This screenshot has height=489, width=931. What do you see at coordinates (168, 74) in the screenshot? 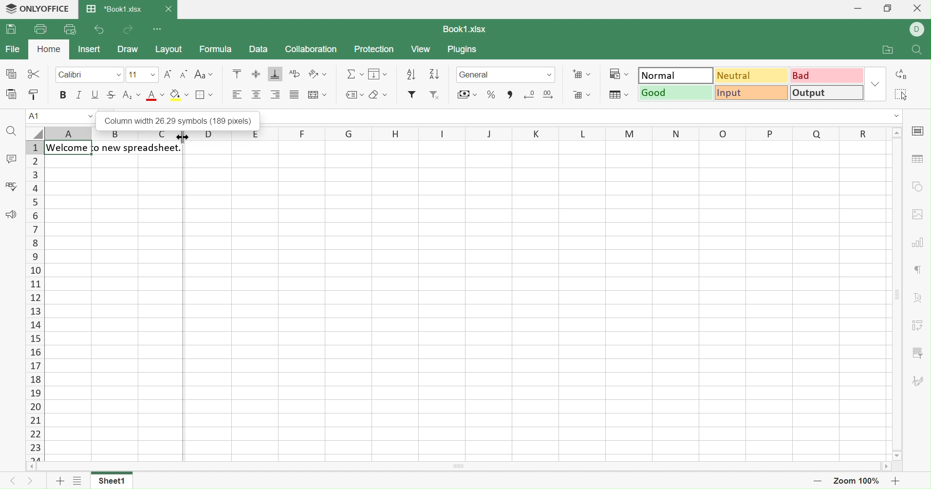
I see `Increment font size` at bounding box center [168, 74].